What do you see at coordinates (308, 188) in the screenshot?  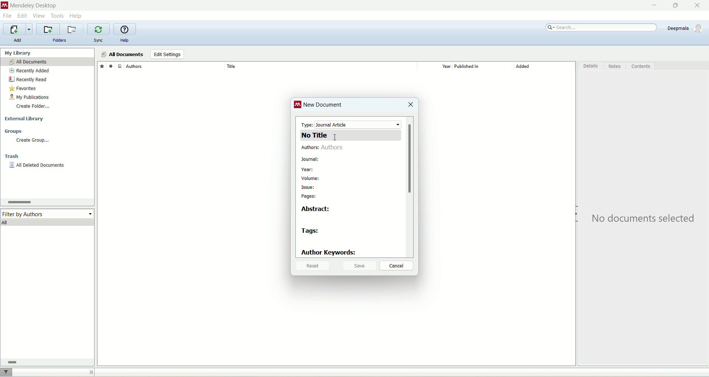 I see `issue` at bounding box center [308, 188].